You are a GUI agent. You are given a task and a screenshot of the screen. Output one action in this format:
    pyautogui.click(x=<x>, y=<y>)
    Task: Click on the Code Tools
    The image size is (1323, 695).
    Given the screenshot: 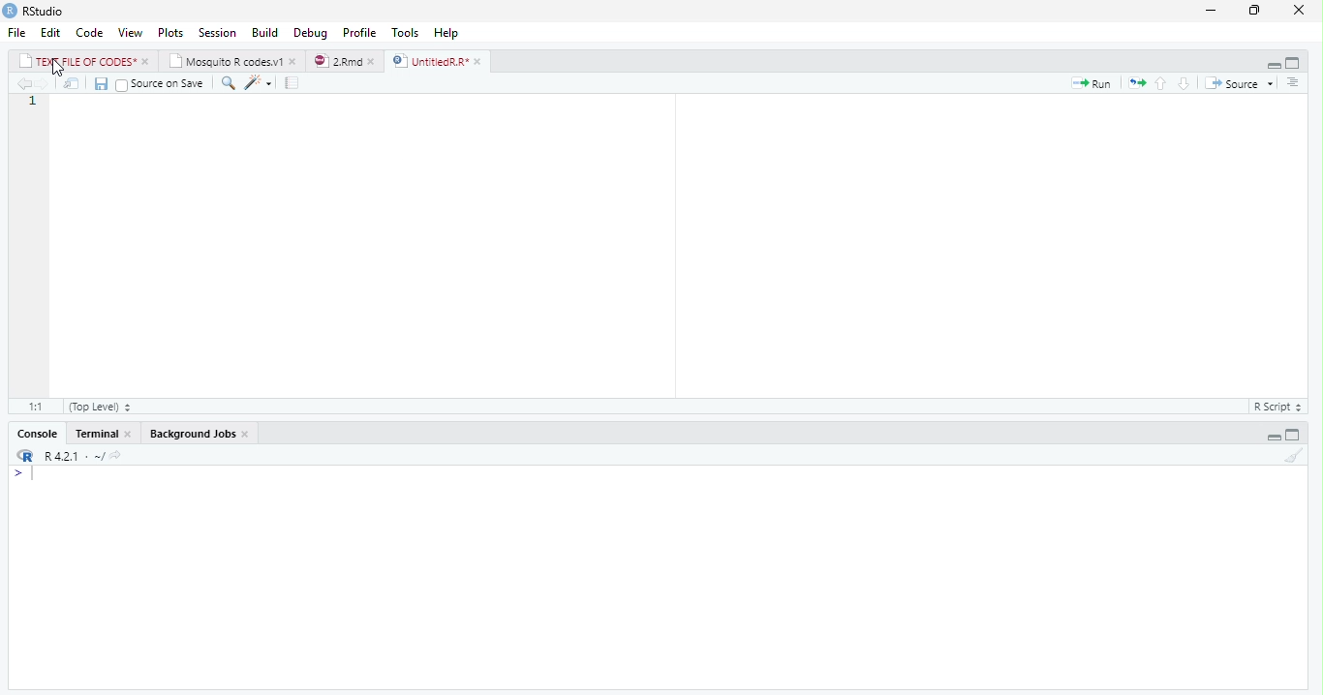 What is the action you would take?
    pyautogui.click(x=676, y=241)
    